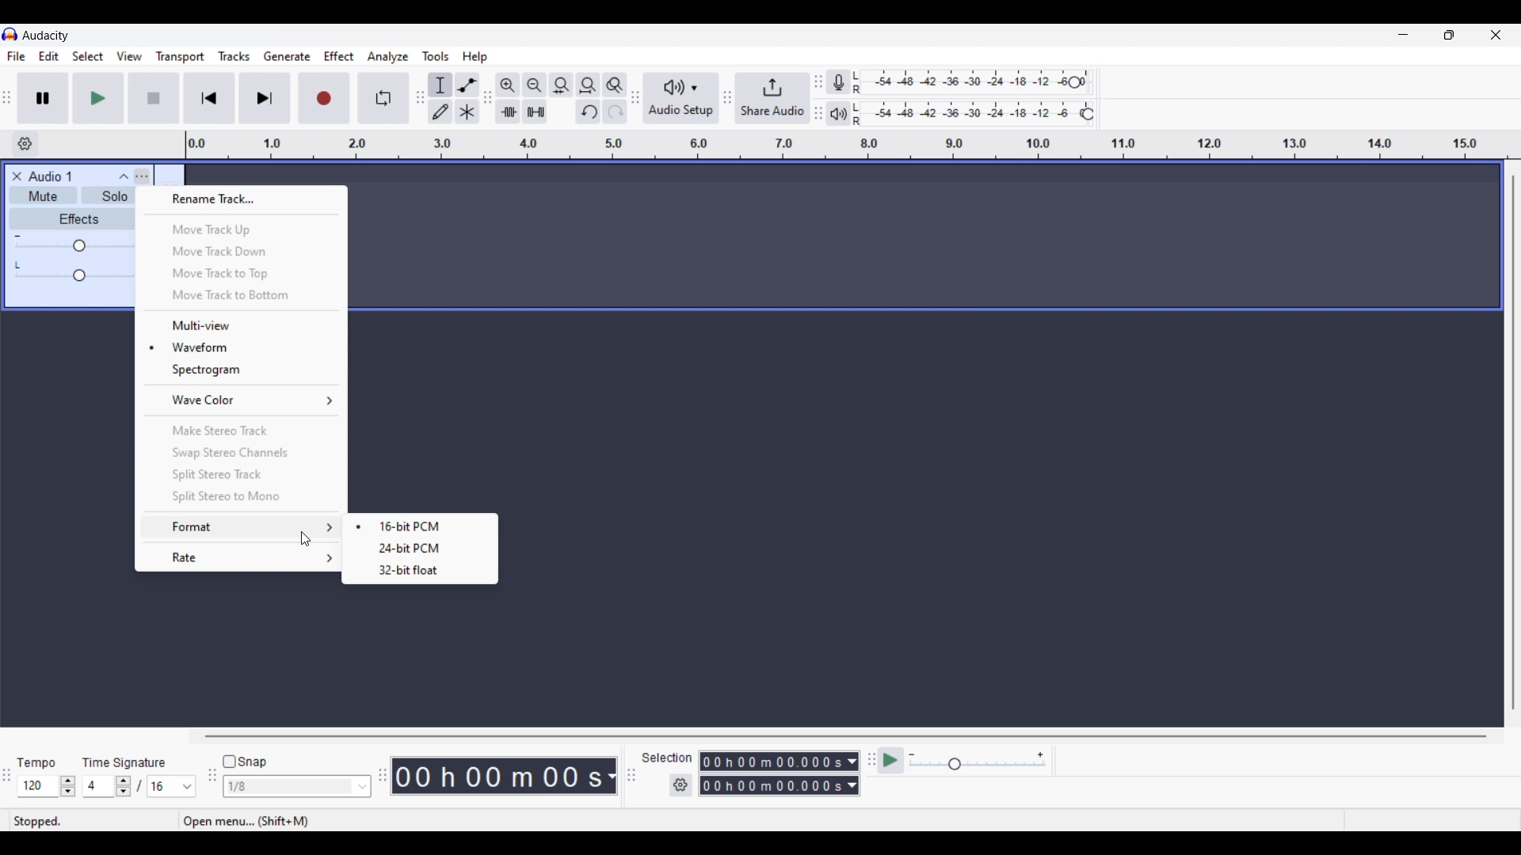 Image resolution: width=1521 pixels, height=855 pixels. I want to click on Split stereo track, so click(241, 474).